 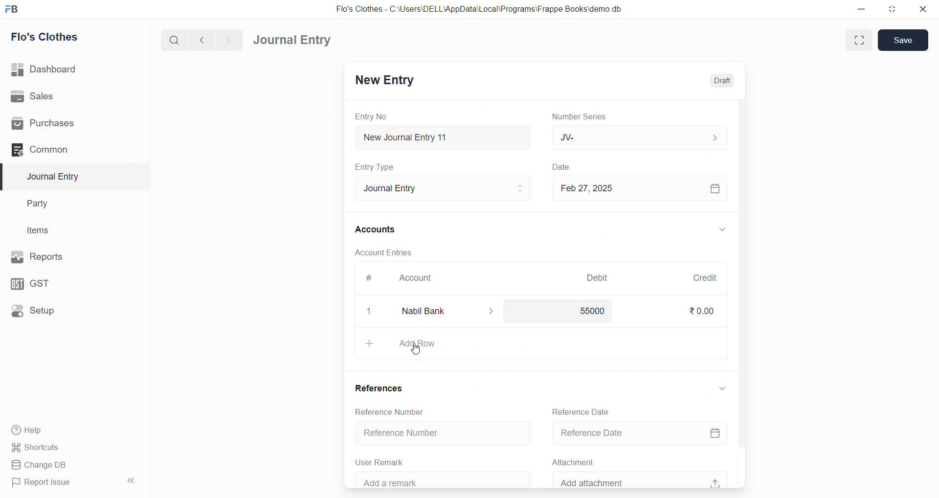 What do you see at coordinates (58, 96) in the screenshot?
I see `Sales` at bounding box center [58, 96].